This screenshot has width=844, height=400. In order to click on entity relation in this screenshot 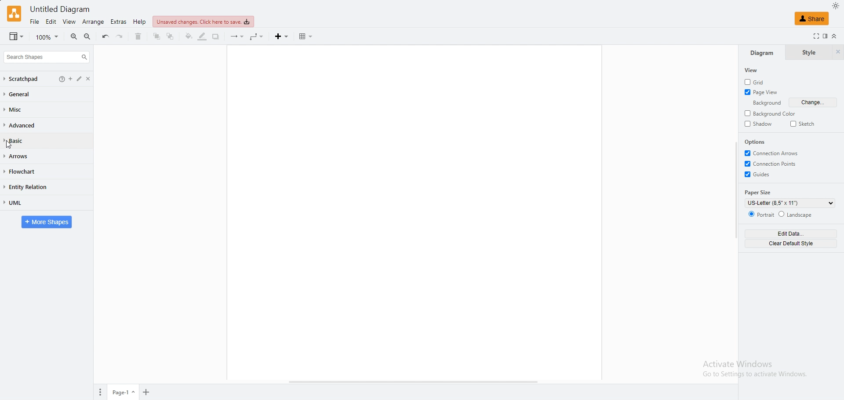, I will do `click(31, 187)`.